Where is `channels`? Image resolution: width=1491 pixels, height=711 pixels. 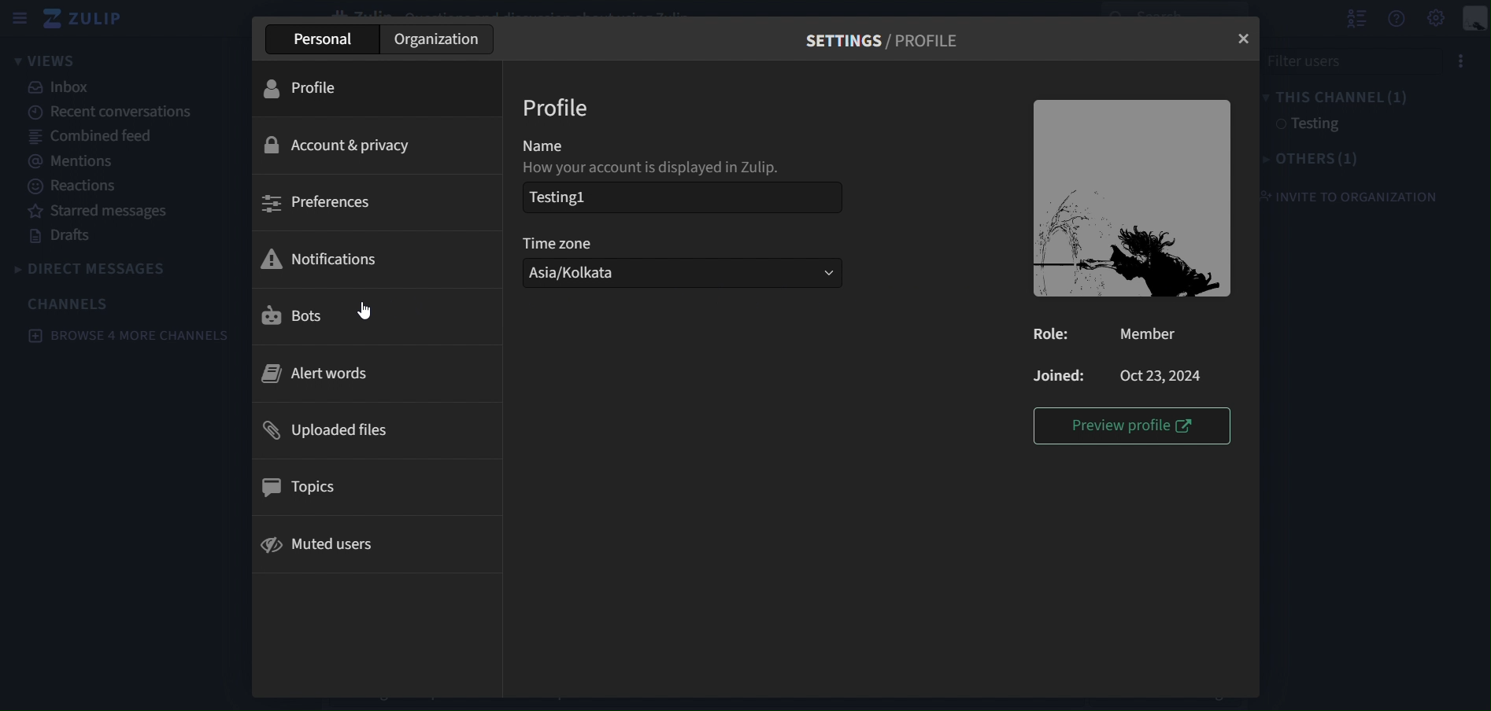 channels is located at coordinates (69, 303).